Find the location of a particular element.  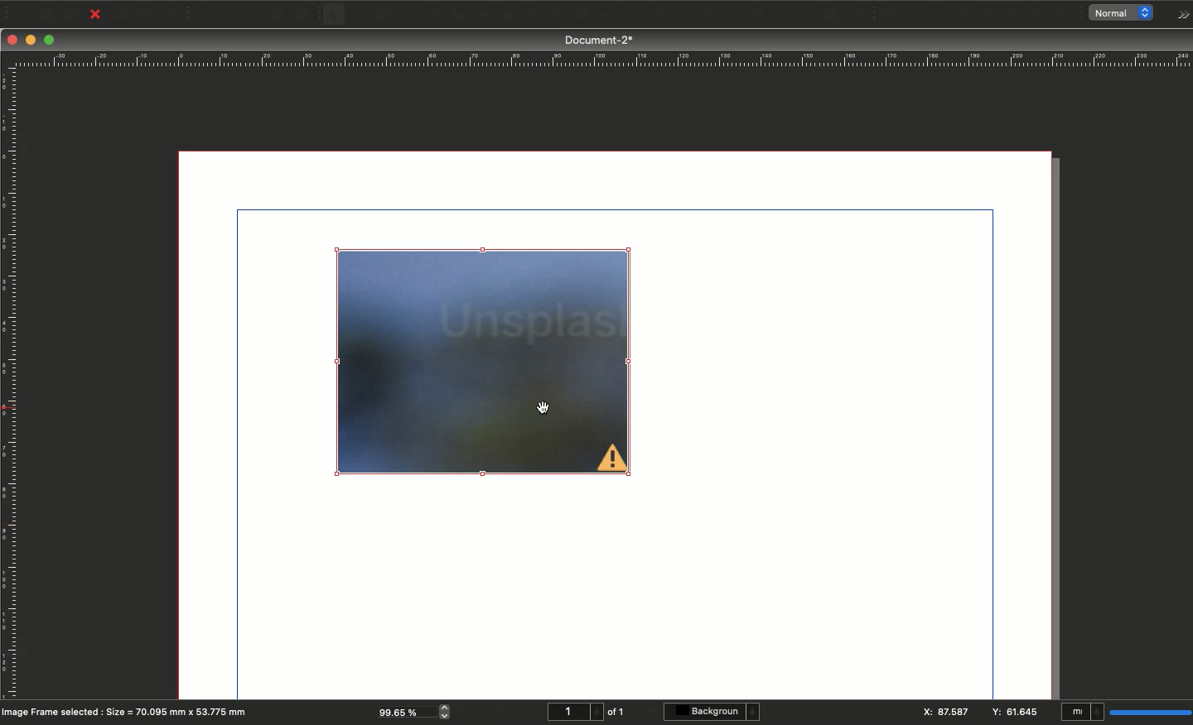

Copy item properties is located at coordinates (828, 16).